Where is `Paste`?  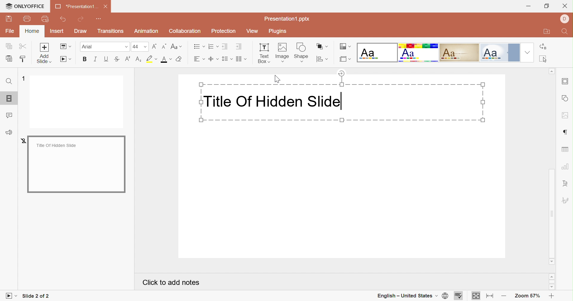 Paste is located at coordinates (10, 59).